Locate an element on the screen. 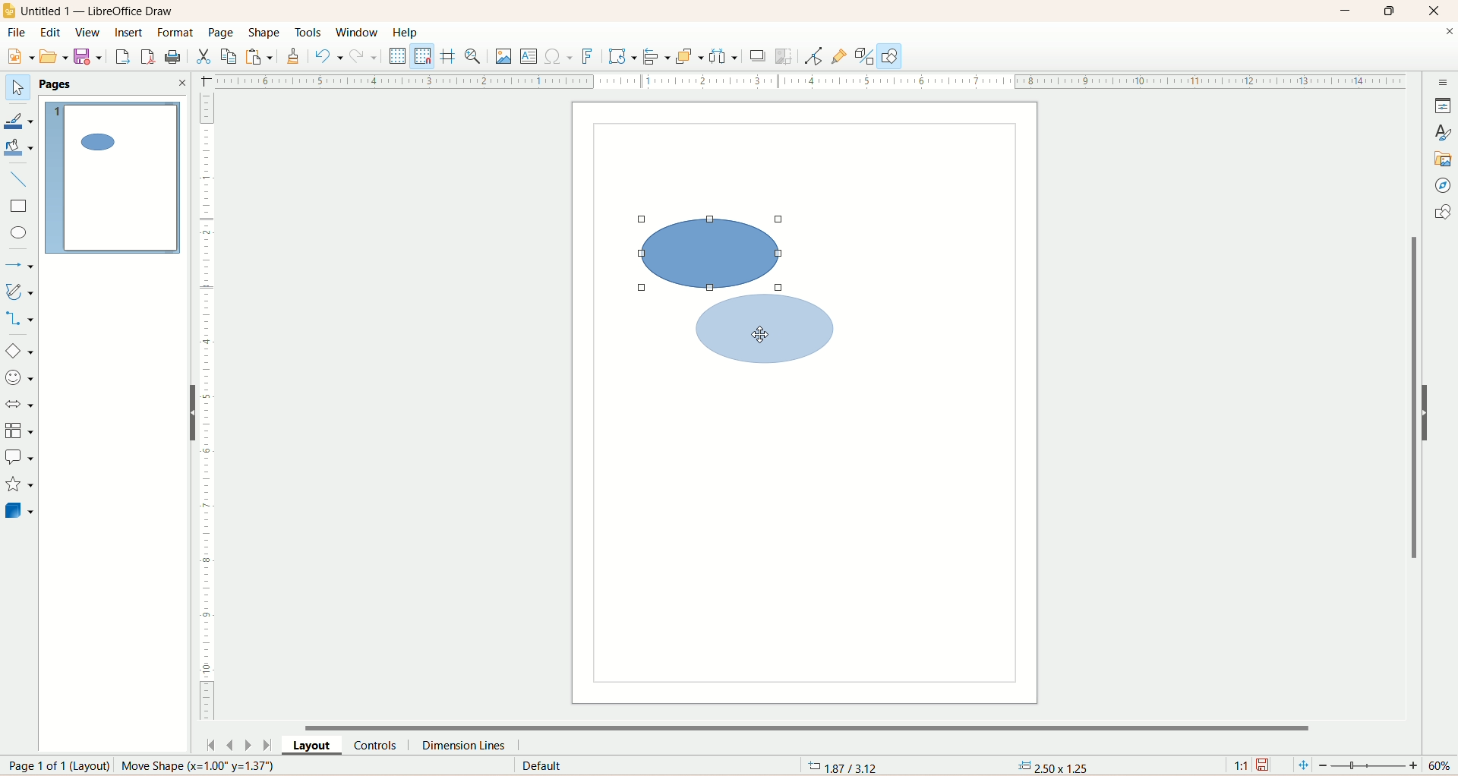 The width and height of the screenshot is (1458, 776). gluepoint function is located at coordinates (841, 56).